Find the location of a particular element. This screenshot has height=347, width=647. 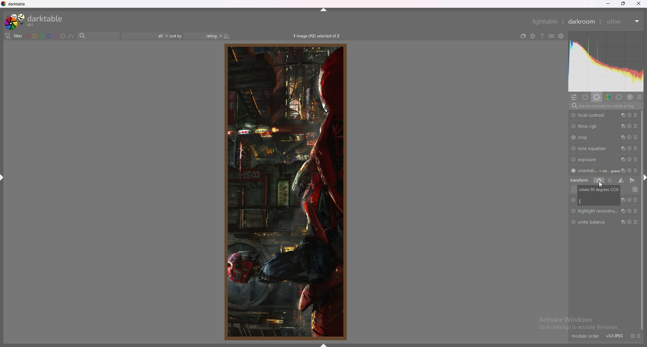

show active modules is located at coordinates (586, 97).